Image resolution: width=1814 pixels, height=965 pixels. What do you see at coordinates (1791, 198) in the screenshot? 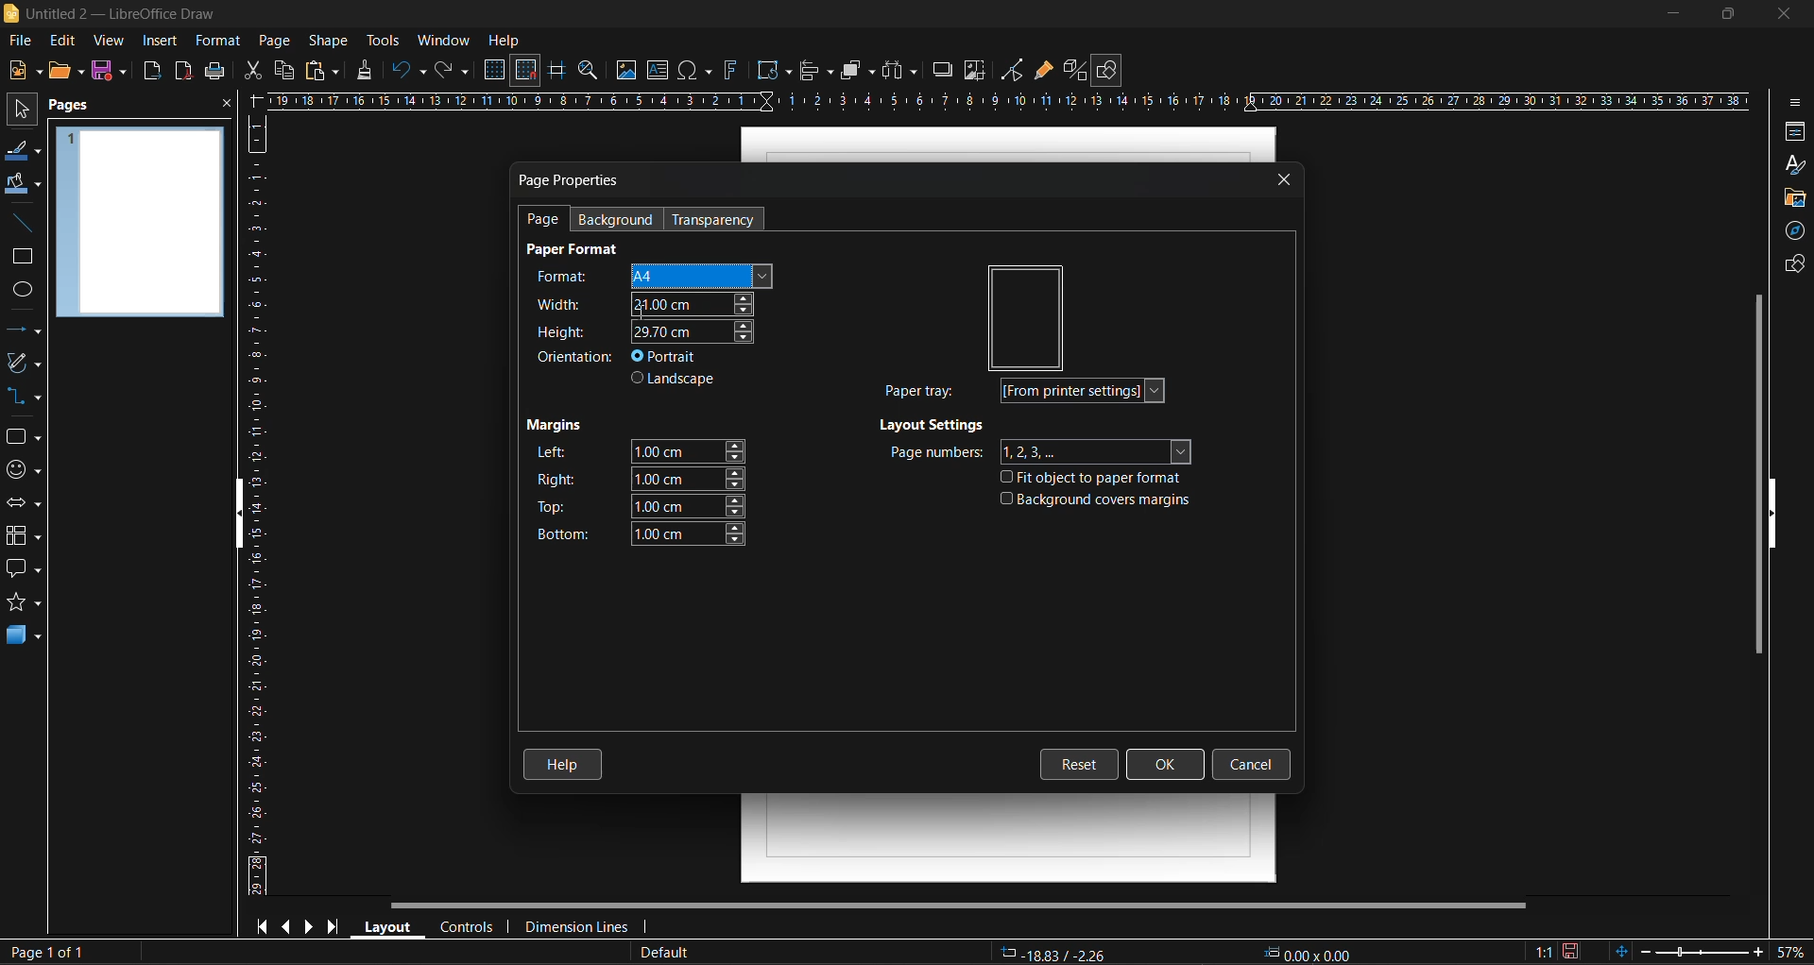
I see `gallery` at bounding box center [1791, 198].